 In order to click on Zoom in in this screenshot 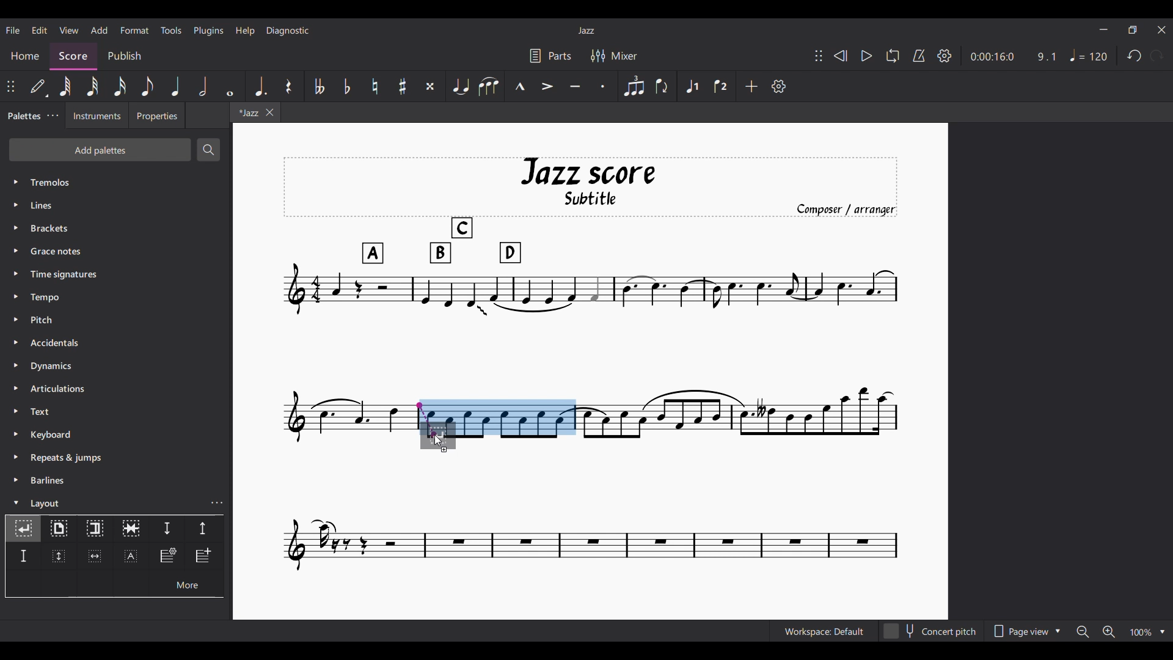, I will do `click(1108, 631)`.